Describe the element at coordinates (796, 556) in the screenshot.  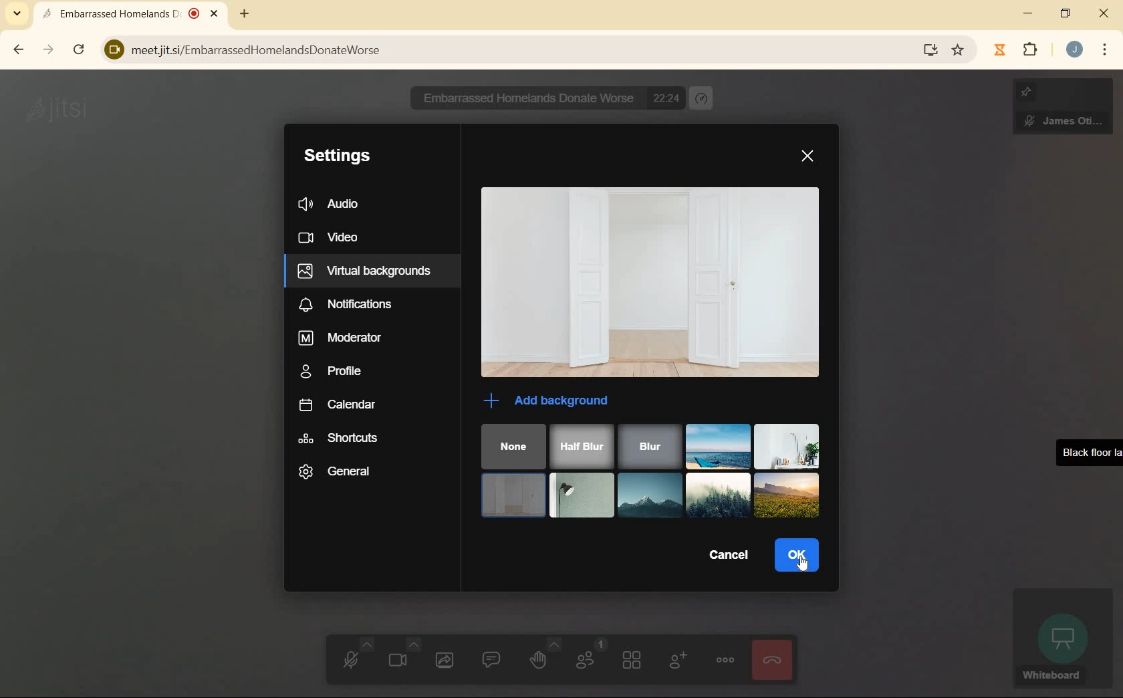
I see `ok` at that location.